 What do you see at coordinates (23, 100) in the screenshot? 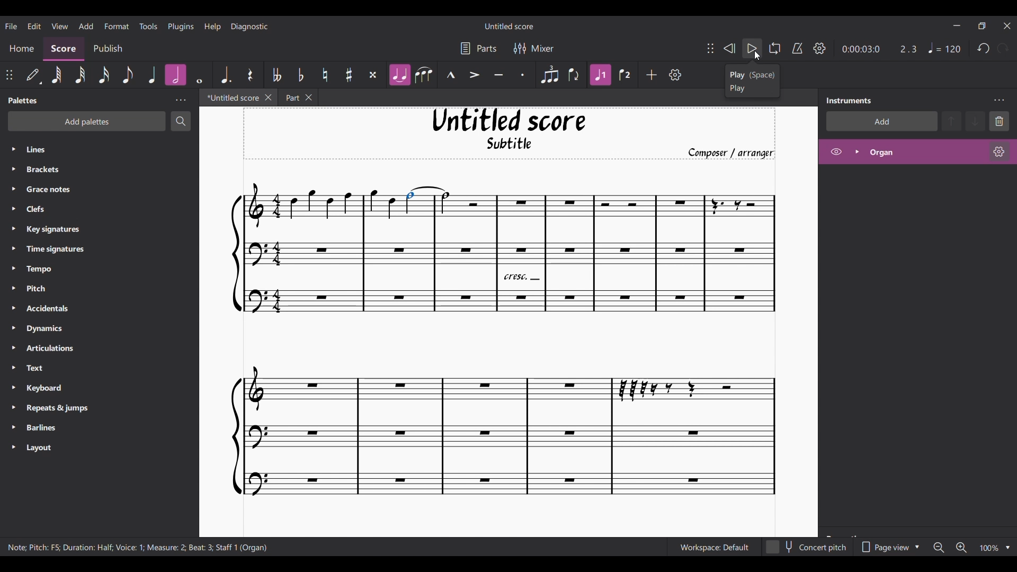
I see `Palette title` at bounding box center [23, 100].